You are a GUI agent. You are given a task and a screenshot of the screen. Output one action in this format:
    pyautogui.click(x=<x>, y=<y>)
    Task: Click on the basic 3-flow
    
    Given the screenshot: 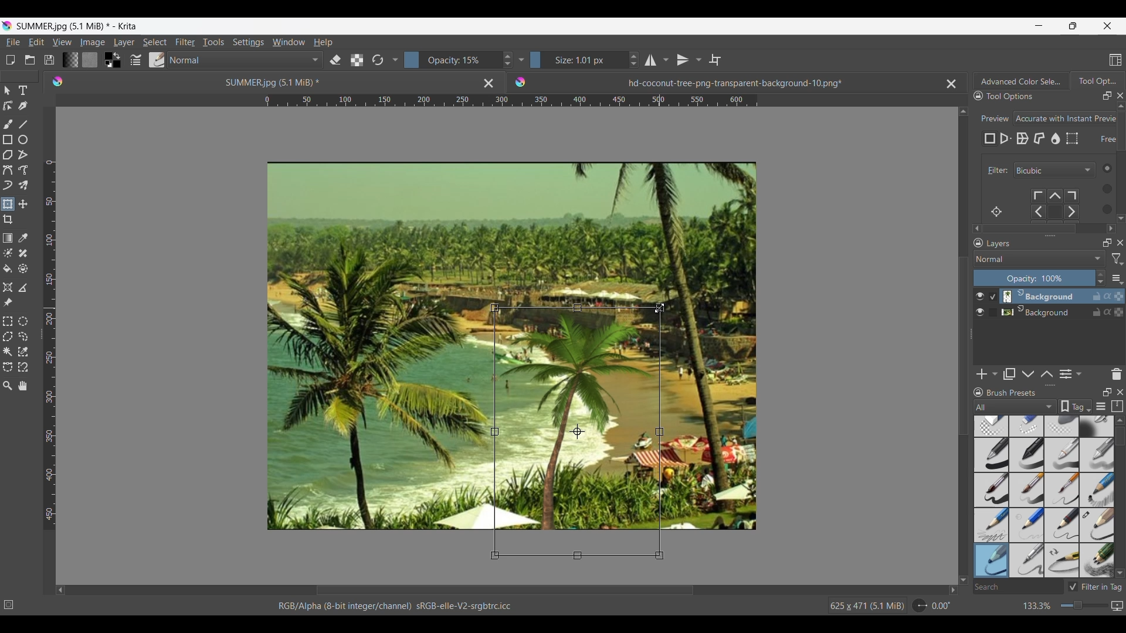 What is the action you would take?
    pyautogui.click(x=1062, y=454)
    